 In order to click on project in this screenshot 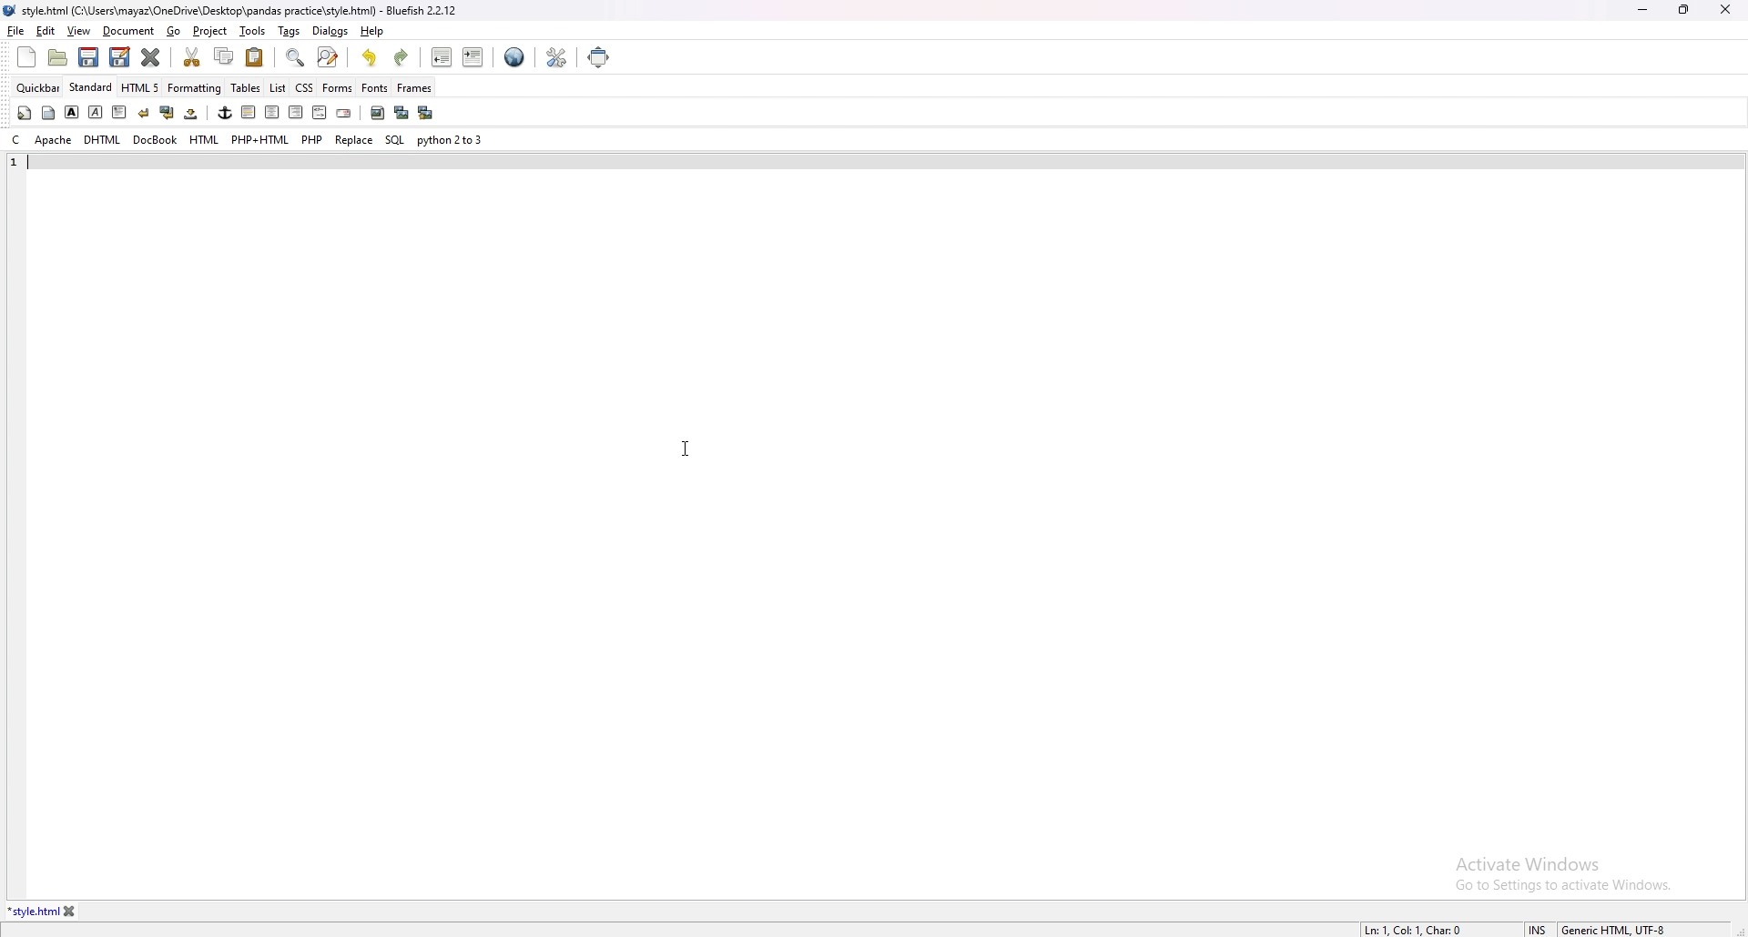, I will do `click(211, 31)`.